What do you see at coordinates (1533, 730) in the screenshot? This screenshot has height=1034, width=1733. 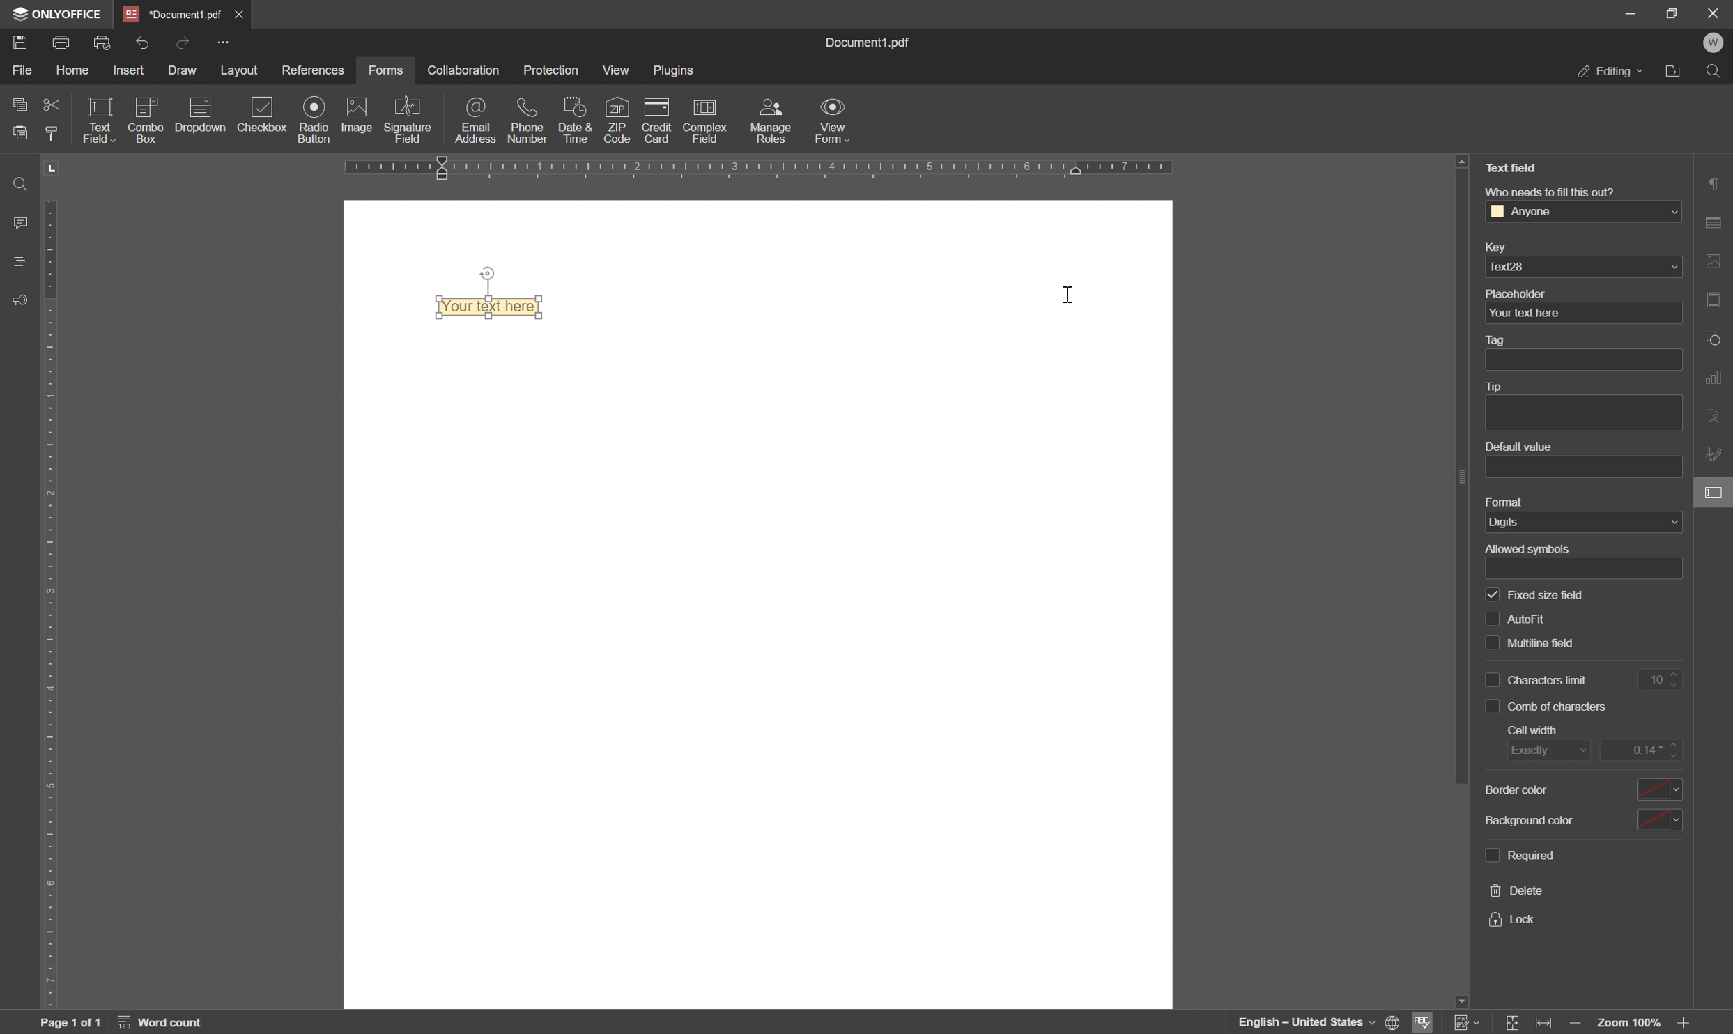 I see `cell with` at bounding box center [1533, 730].